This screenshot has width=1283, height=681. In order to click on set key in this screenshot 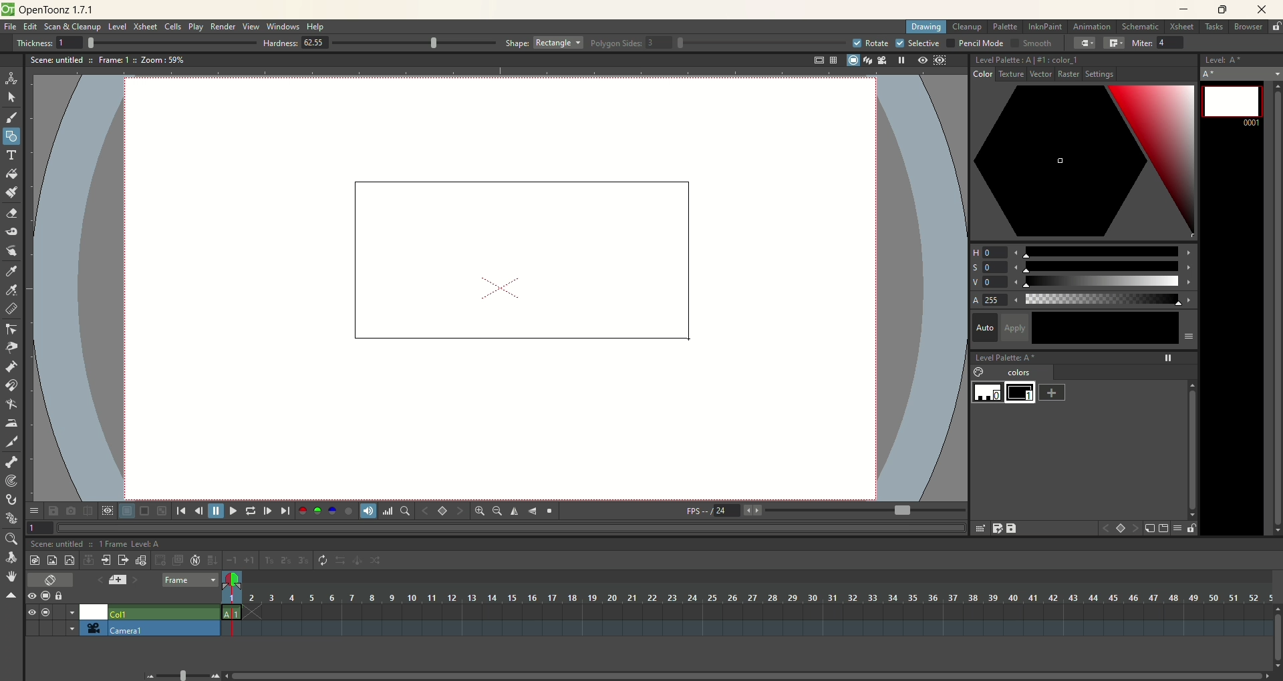, I will do `click(1122, 529)`.